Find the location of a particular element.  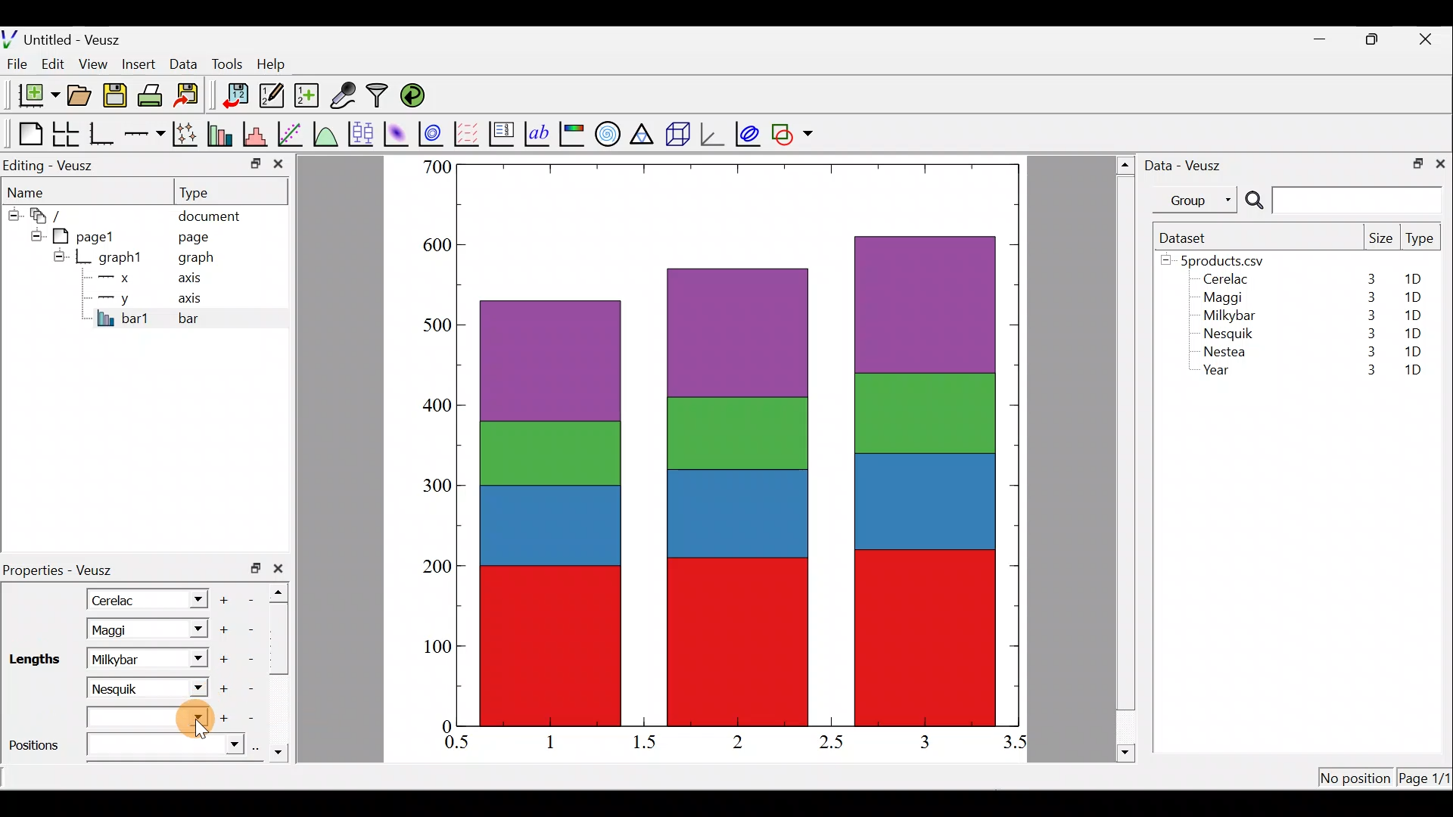

Page 1/11 is located at coordinates (1427, 781).